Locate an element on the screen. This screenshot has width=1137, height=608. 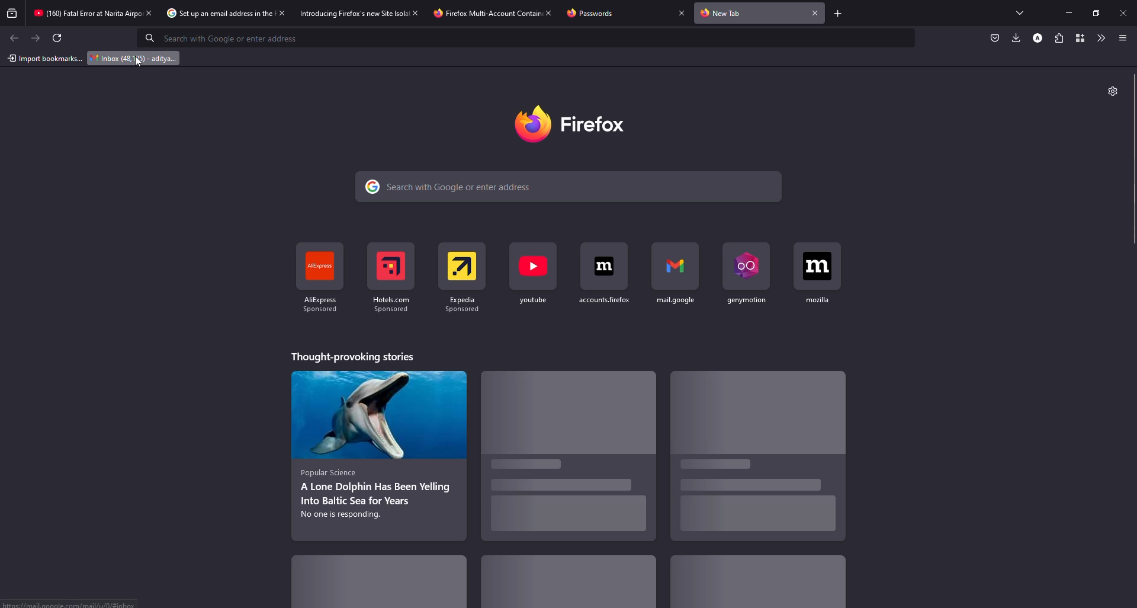
forward is located at coordinates (36, 38).